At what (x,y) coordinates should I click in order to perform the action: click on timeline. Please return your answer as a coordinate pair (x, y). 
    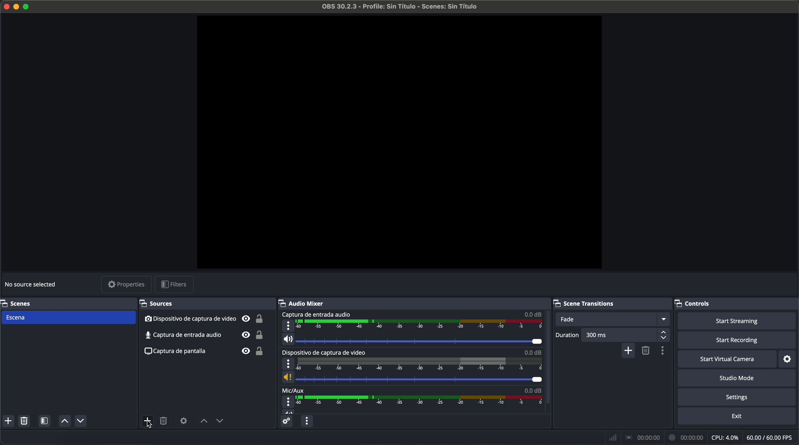
    Looking at the image, I should click on (421, 400).